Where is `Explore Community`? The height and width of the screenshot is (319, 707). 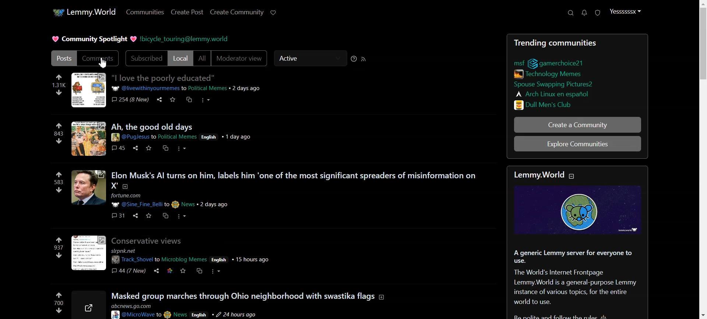 Explore Community is located at coordinates (577, 143).